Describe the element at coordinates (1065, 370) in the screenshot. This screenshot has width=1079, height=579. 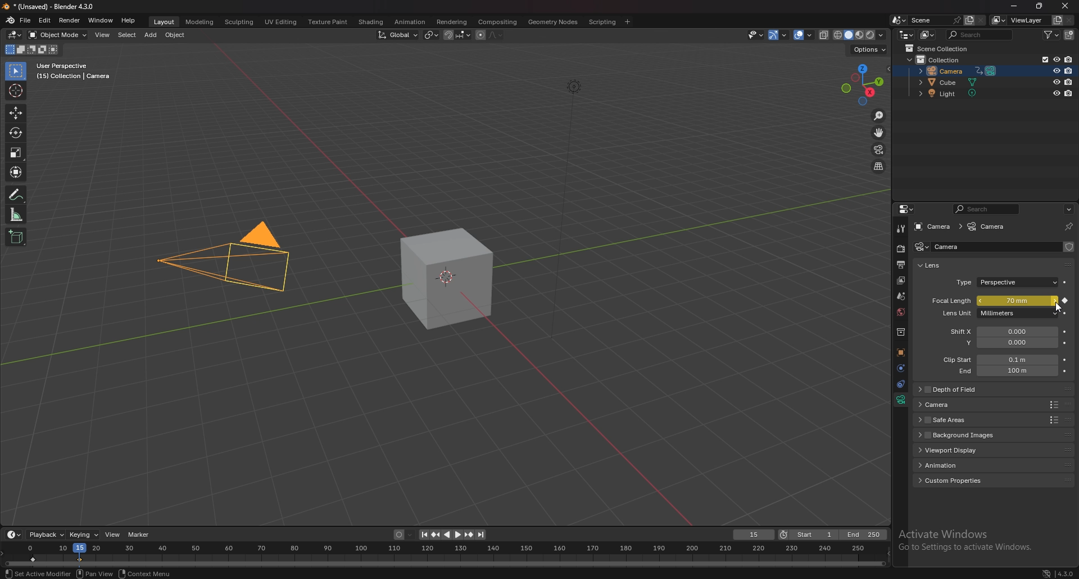
I see `animate property` at that location.